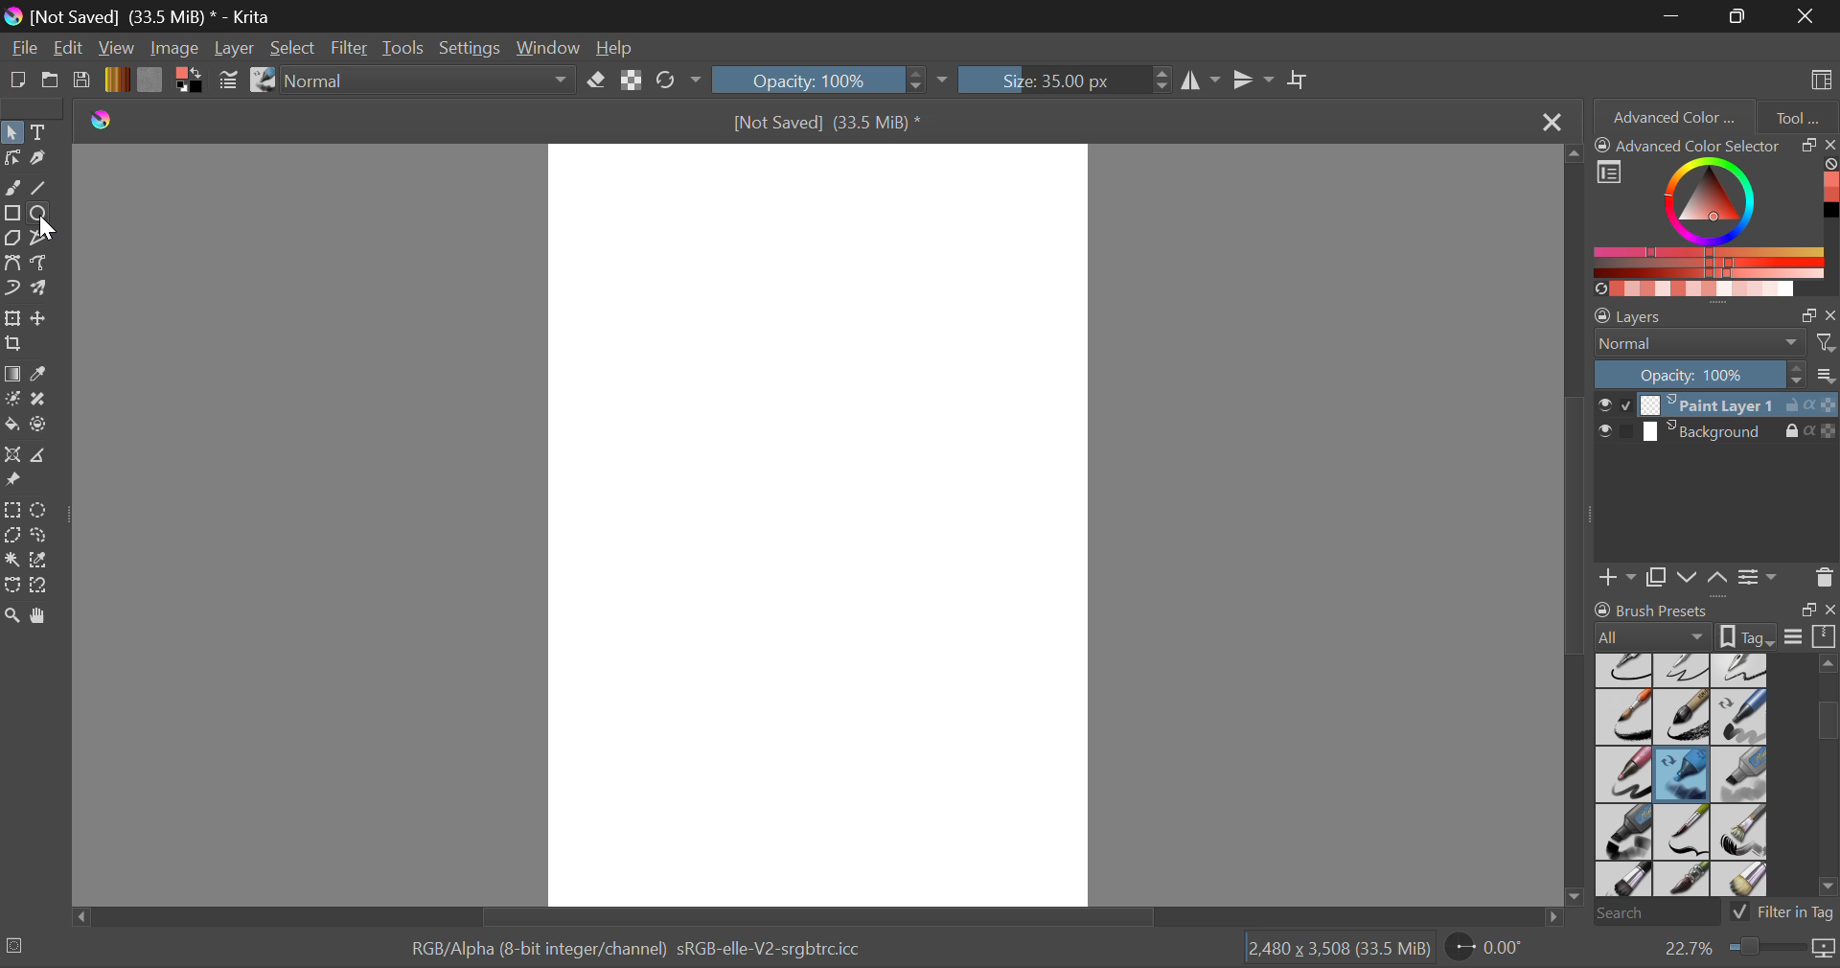 The image size is (1840, 968). What do you see at coordinates (474, 48) in the screenshot?
I see `Settings` at bounding box center [474, 48].